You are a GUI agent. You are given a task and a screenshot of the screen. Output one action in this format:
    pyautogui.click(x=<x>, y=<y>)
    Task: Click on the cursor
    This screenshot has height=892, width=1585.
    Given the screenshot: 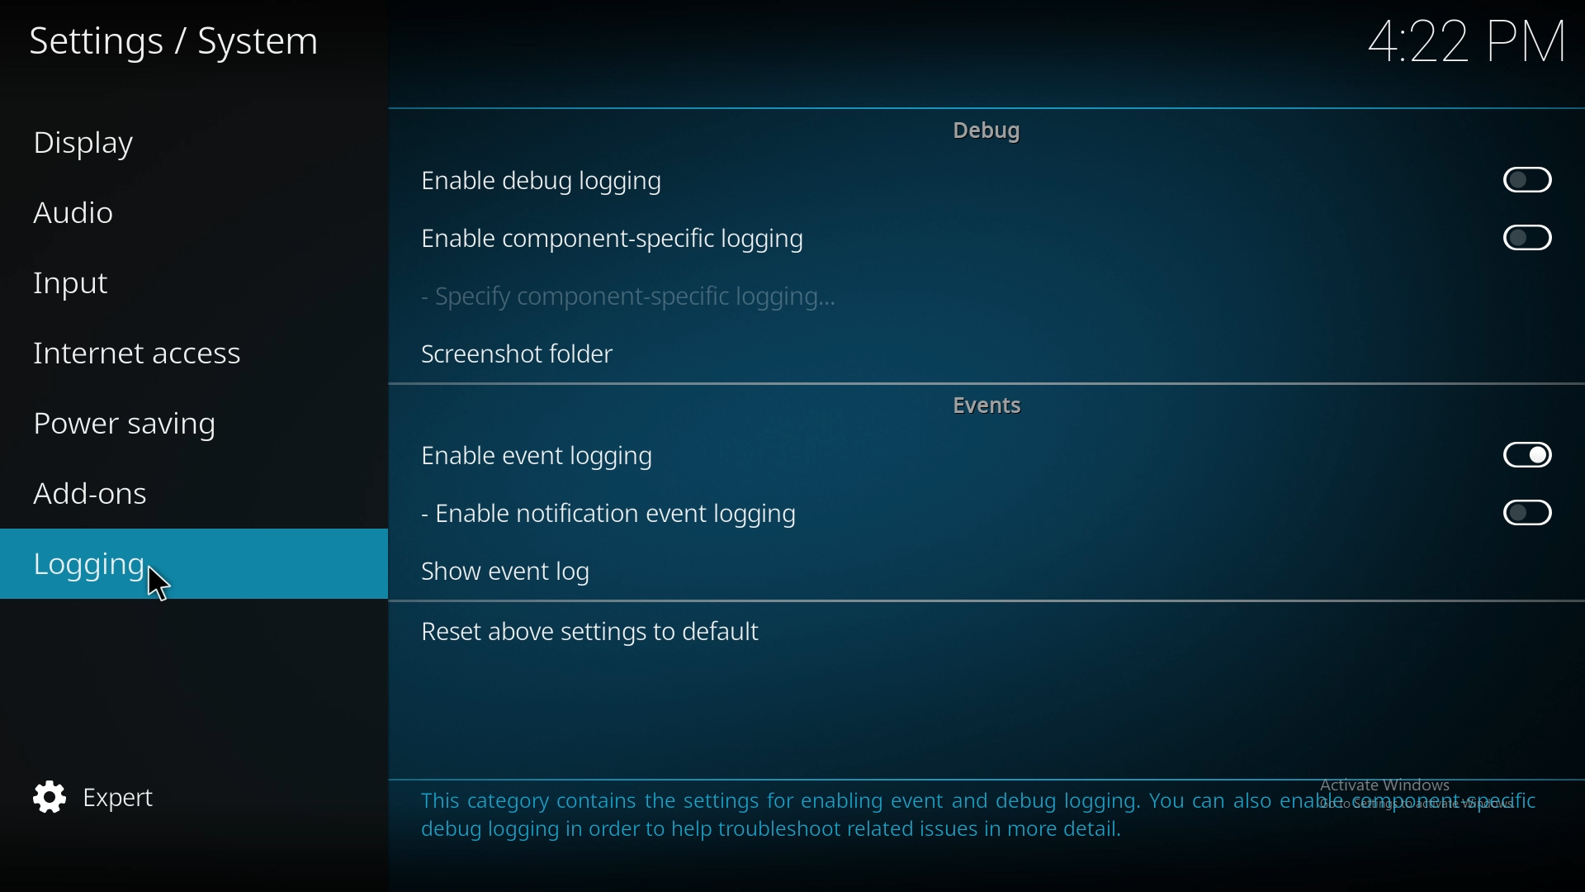 What is the action you would take?
    pyautogui.click(x=166, y=586)
    